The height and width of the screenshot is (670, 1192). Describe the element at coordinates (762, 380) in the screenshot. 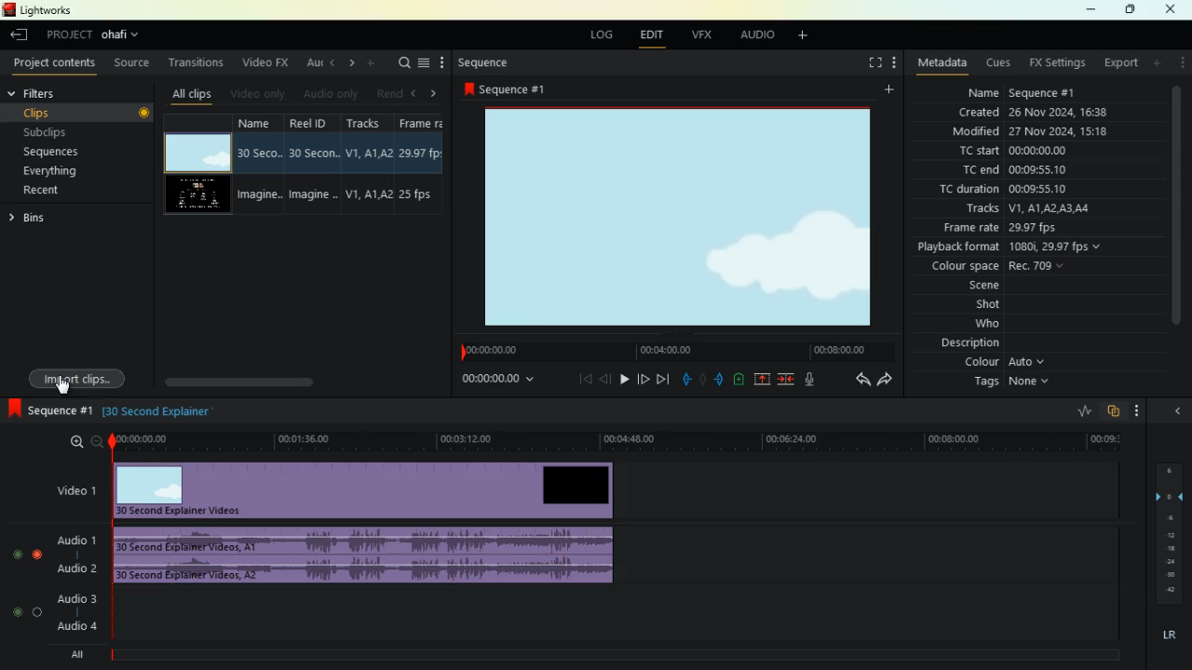

I see `up` at that location.